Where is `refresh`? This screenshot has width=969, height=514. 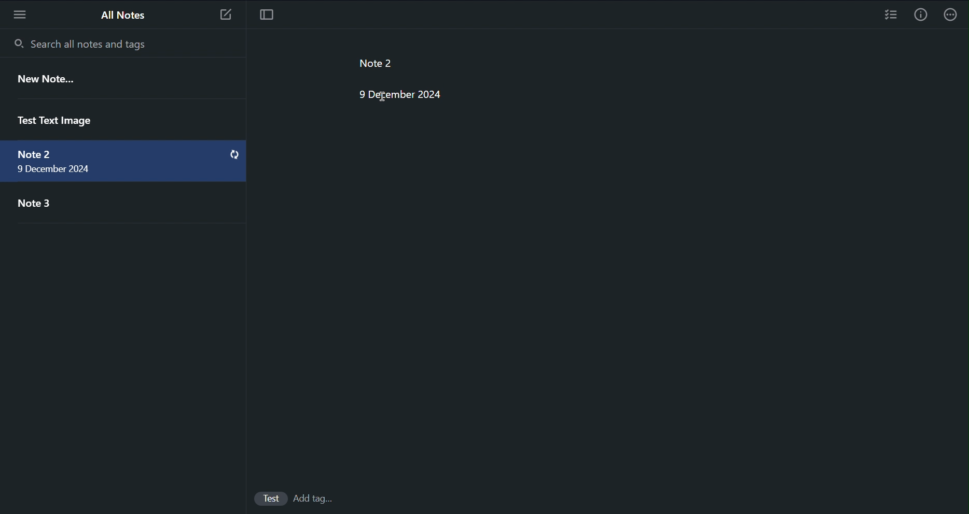 refresh is located at coordinates (234, 155).